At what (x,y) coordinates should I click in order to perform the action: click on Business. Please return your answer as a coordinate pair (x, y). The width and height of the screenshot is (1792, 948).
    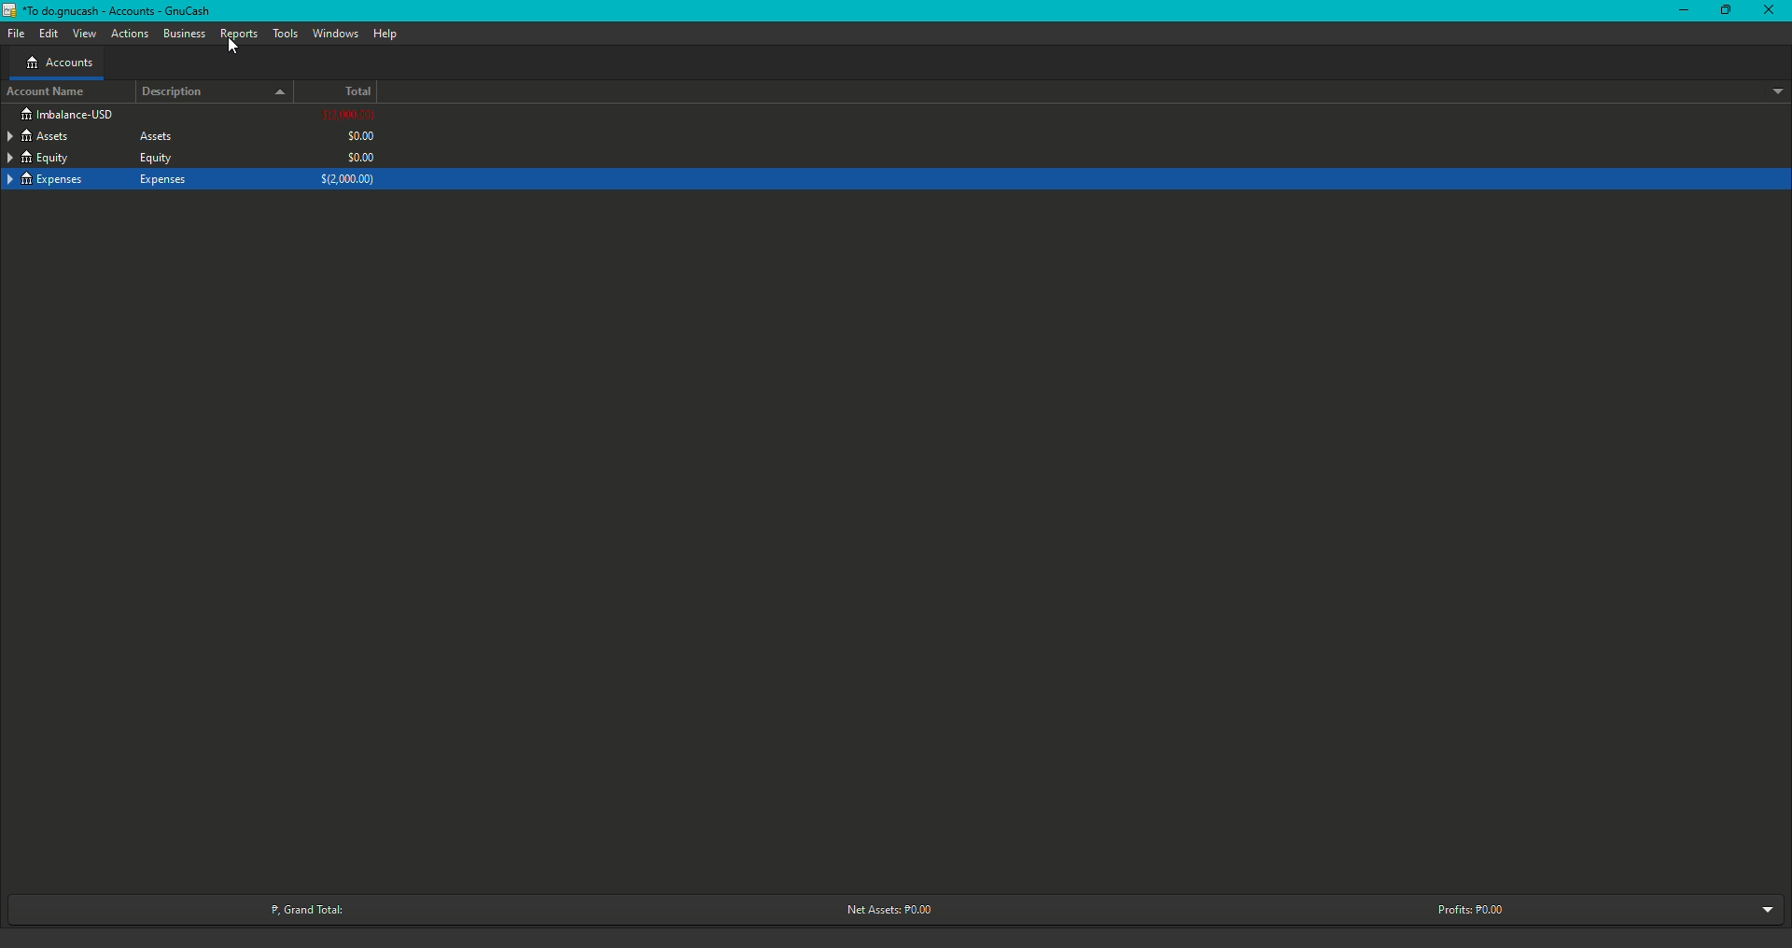
    Looking at the image, I should click on (184, 34).